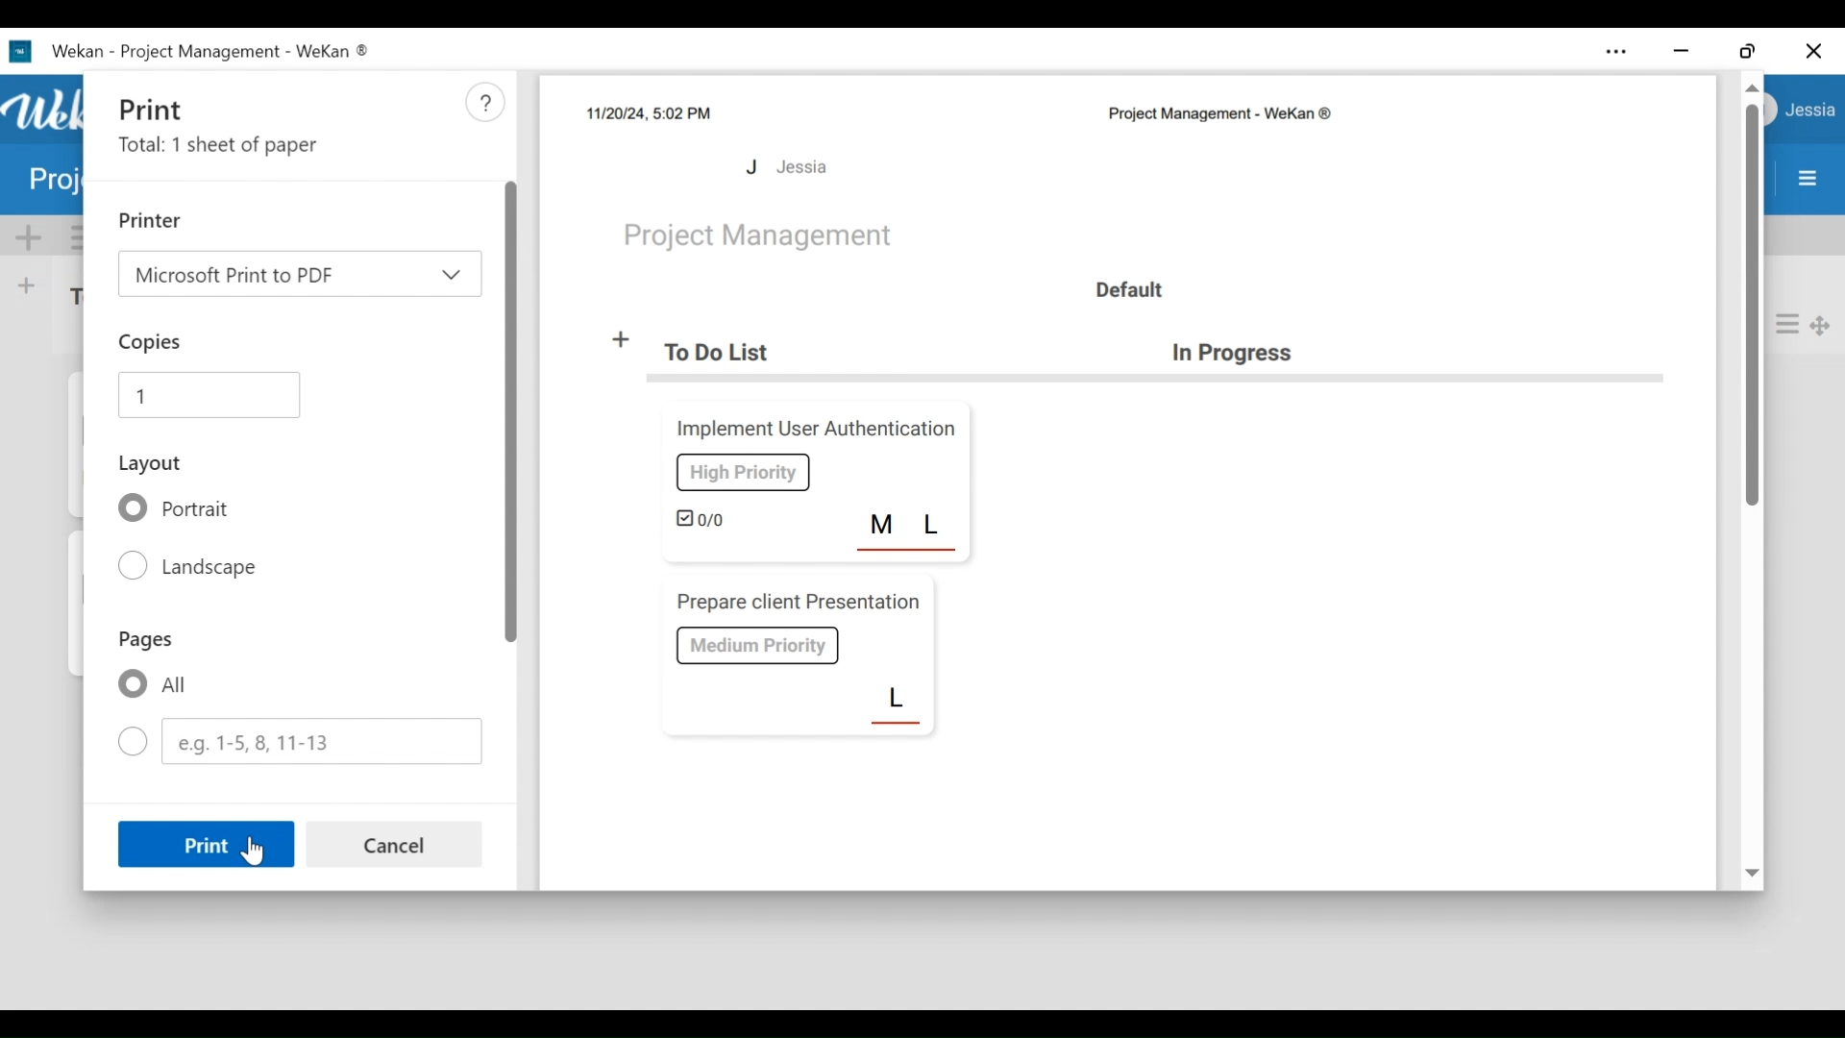 Image resolution: width=1845 pixels, height=1038 pixels. What do you see at coordinates (759, 645) in the screenshot?
I see `label` at bounding box center [759, 645].